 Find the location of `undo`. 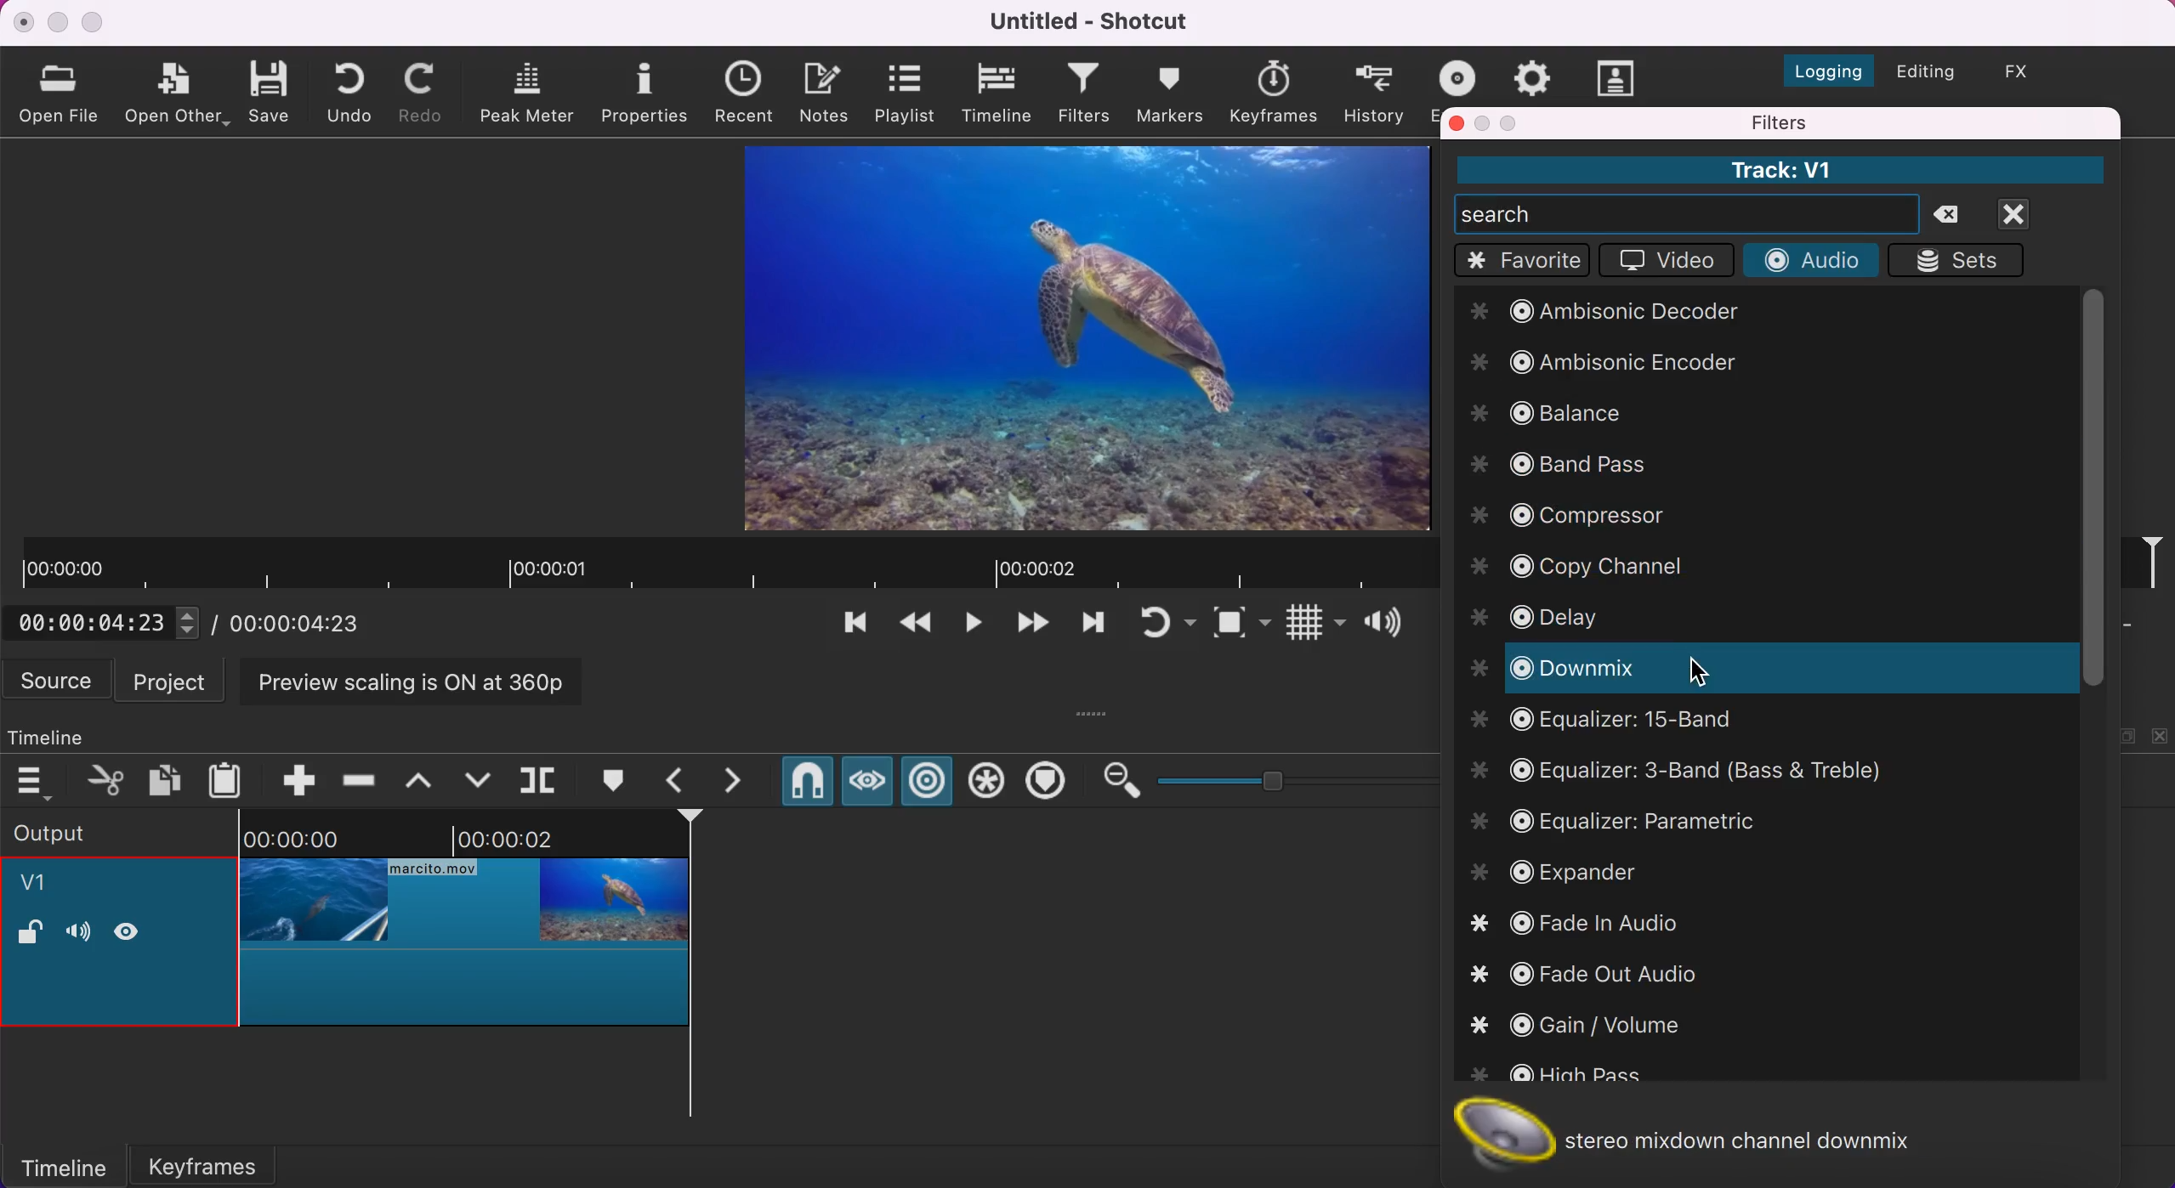

undo is located at coordinates (355, 91).